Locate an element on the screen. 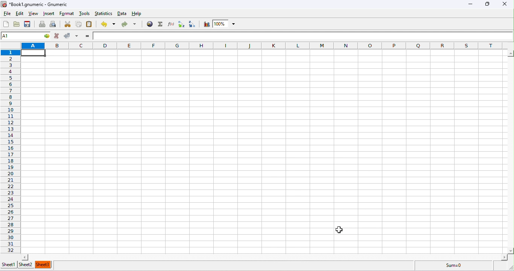 This screenshot has height=271, width=514. sheet 2 is located at coordinates (27, 265).